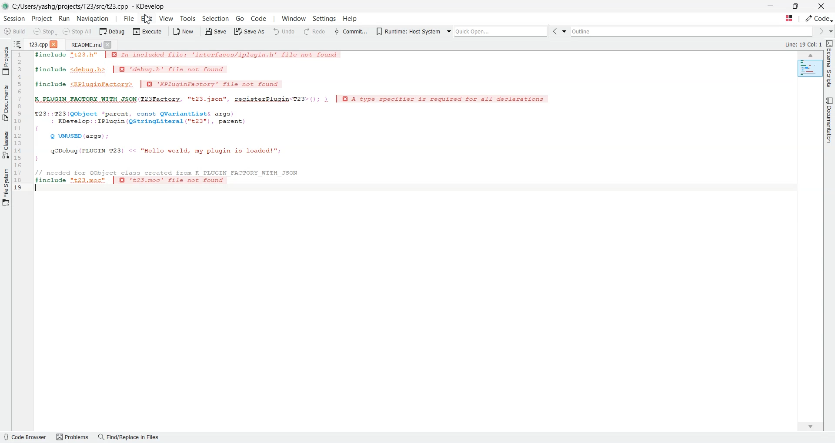  Describe the element at coordinates (828, 119) in the screenshot. I see `Documention` at that location.